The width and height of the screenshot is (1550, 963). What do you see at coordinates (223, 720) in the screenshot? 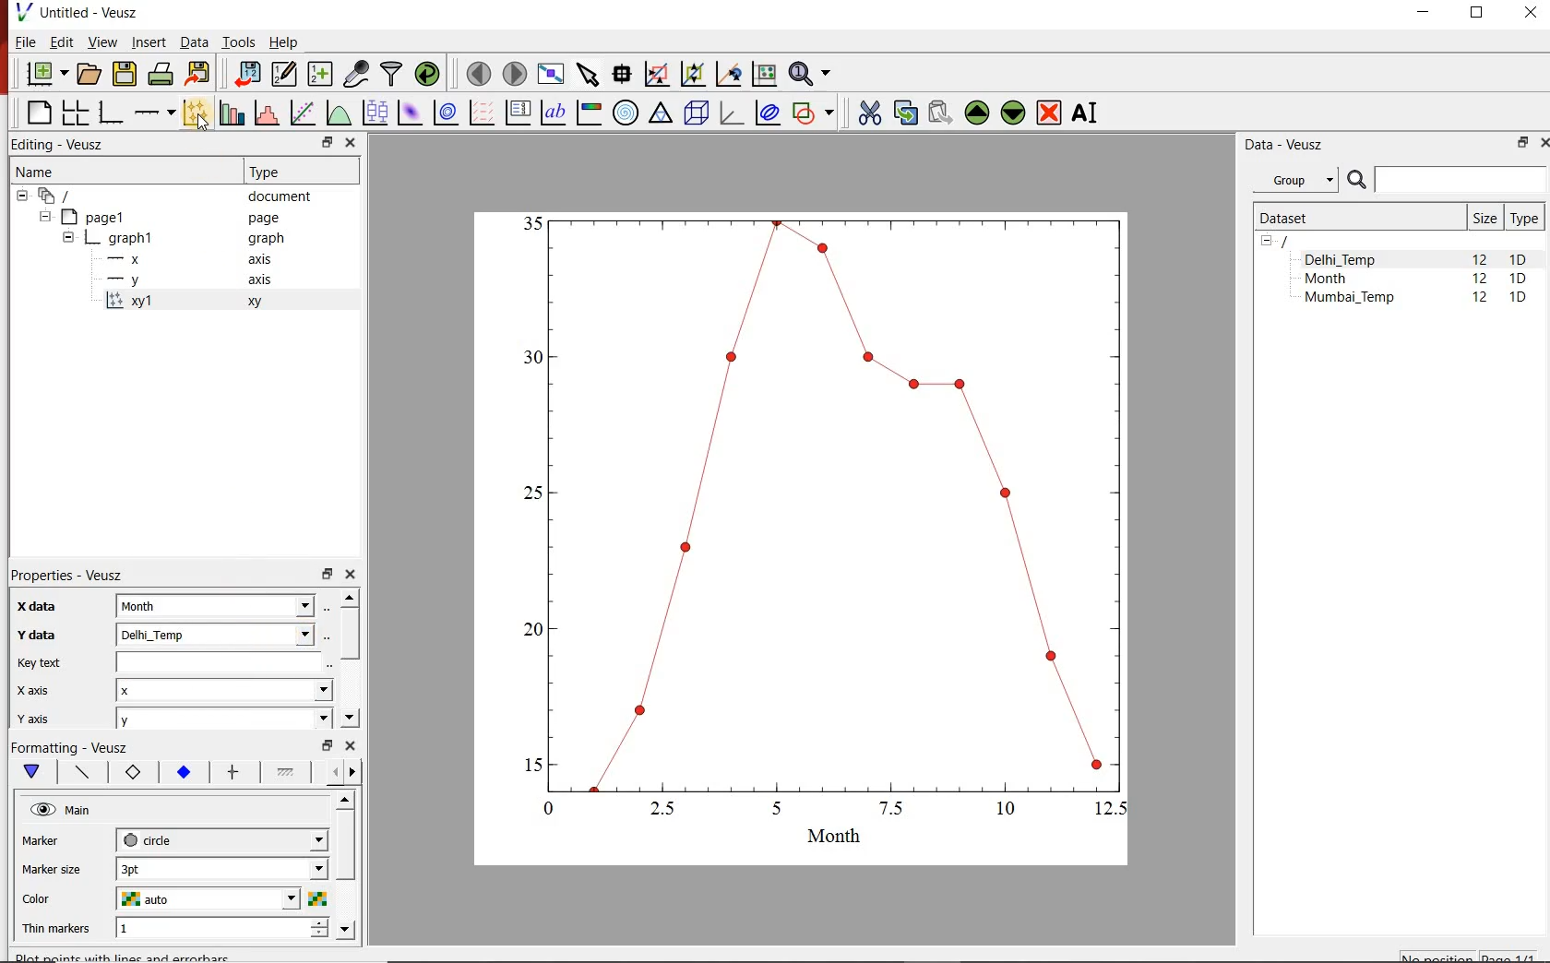
I see `y` at bounding box center [223, 720].